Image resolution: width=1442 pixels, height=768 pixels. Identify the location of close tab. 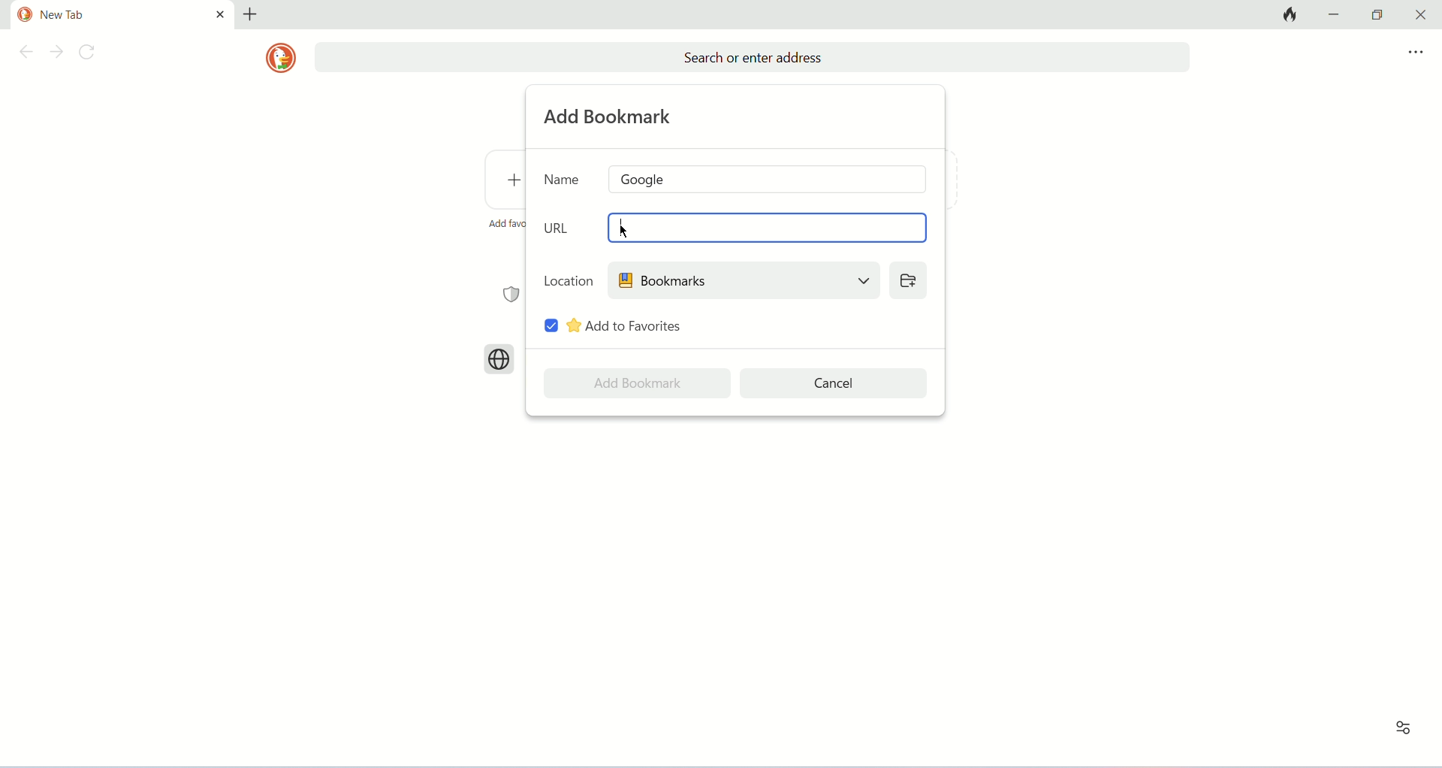
(220, 14).